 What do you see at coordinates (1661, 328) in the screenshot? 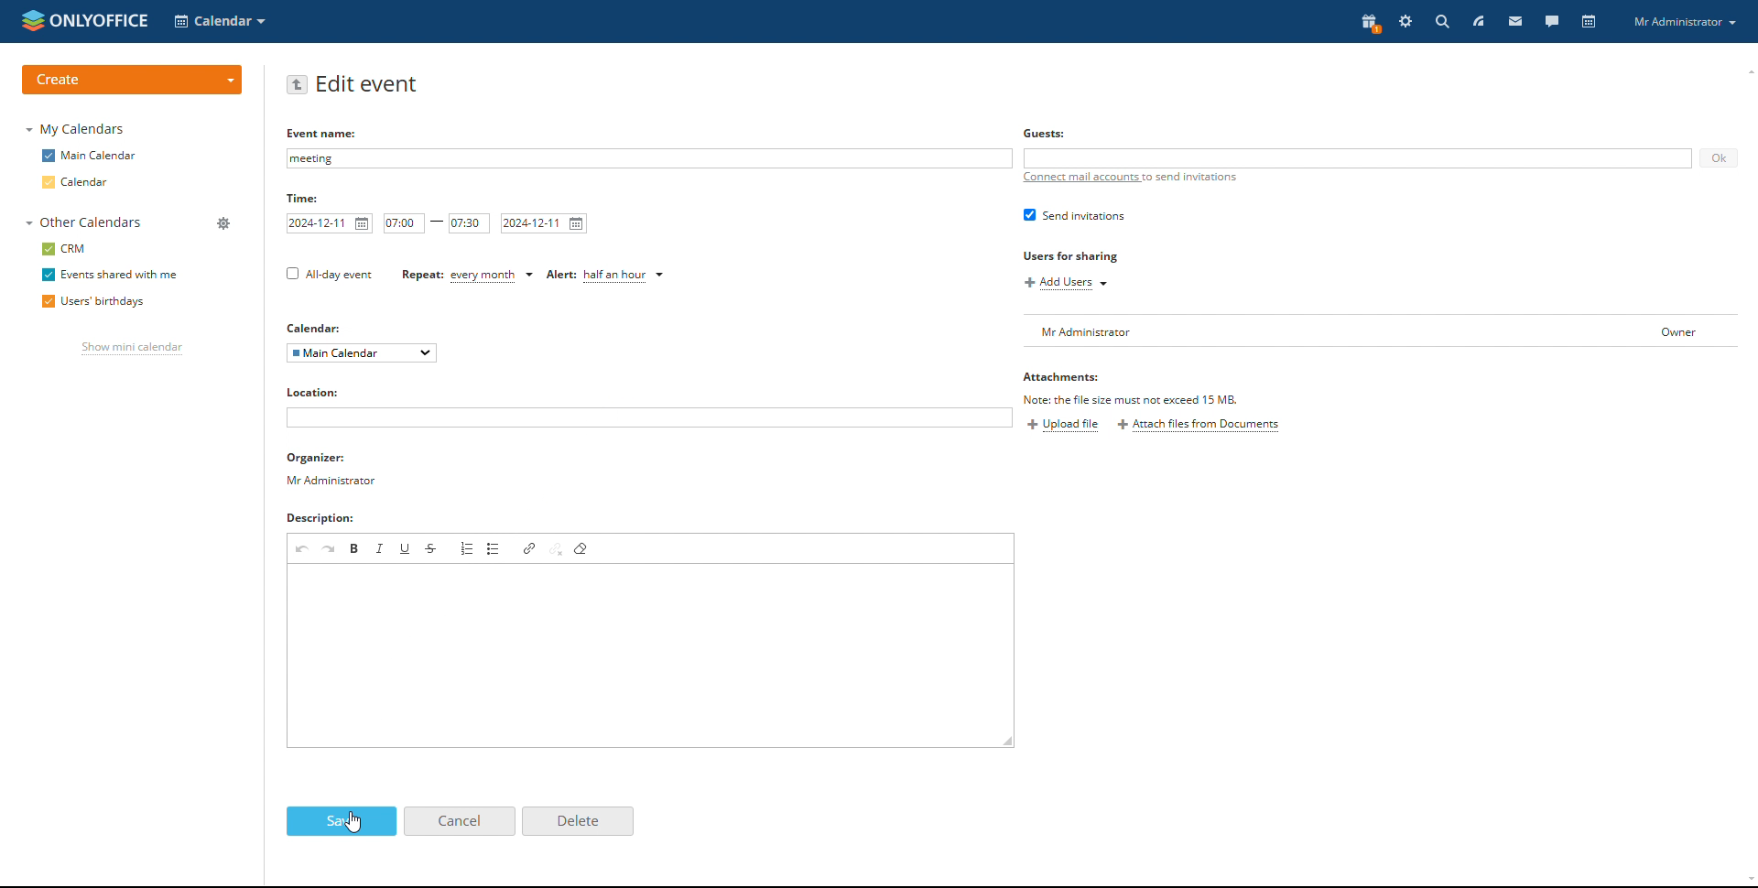
I see `Owner` at bounding box center [1661, 328].